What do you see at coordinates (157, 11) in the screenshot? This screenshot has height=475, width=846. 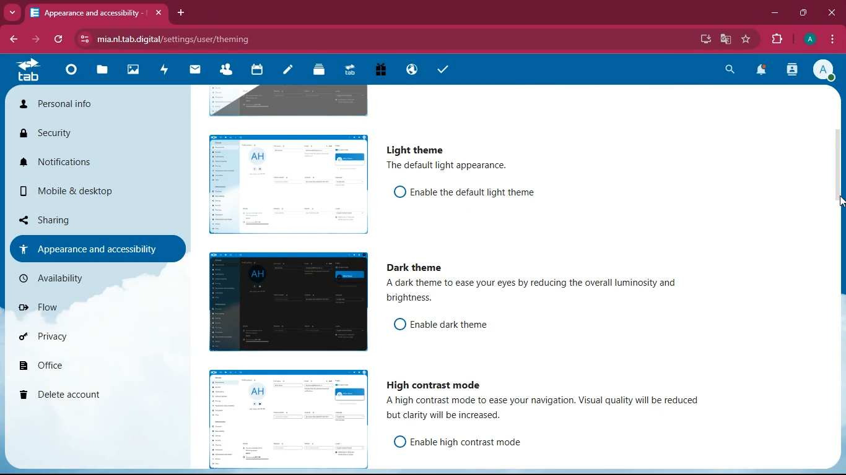 I see `close` at bounding box center [157, 11].